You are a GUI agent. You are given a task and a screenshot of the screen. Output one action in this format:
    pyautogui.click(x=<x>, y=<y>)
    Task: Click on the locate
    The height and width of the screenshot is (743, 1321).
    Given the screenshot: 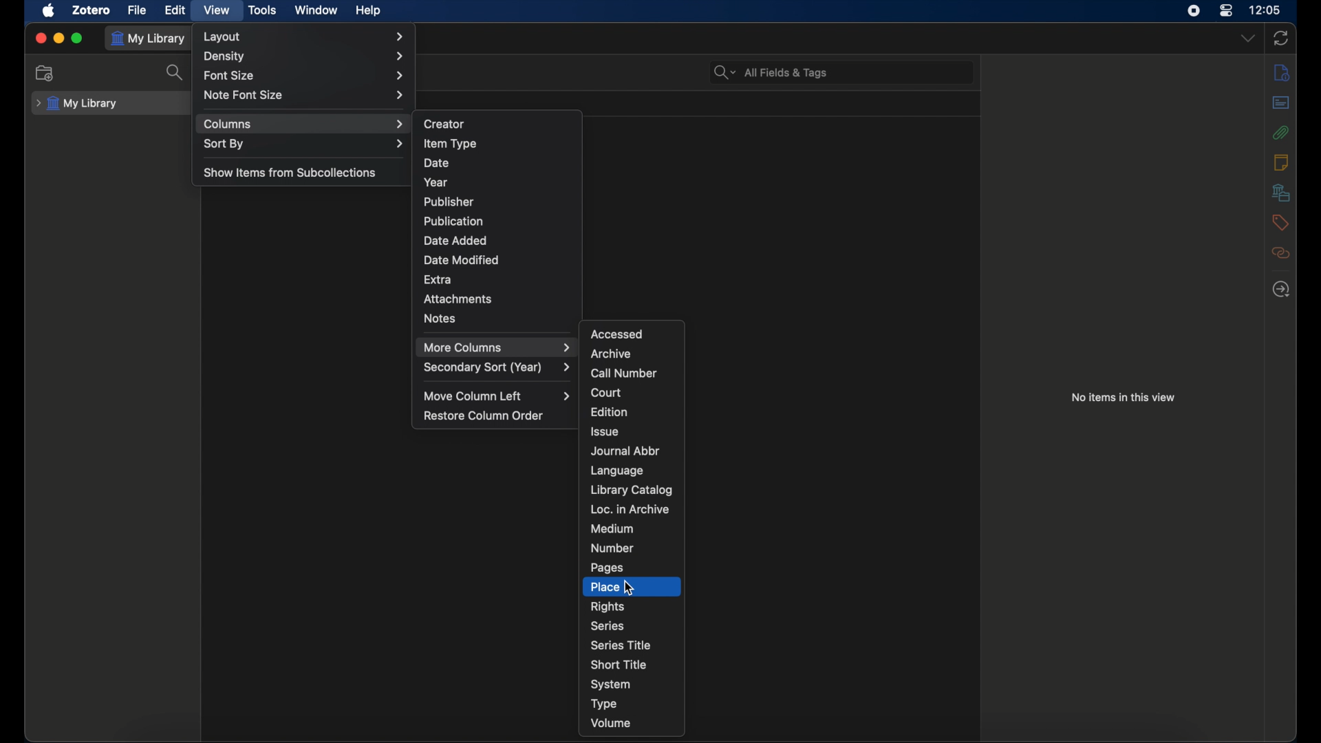 What is the action you would take?
    pyautogui.click(x=1280, y=290)
    